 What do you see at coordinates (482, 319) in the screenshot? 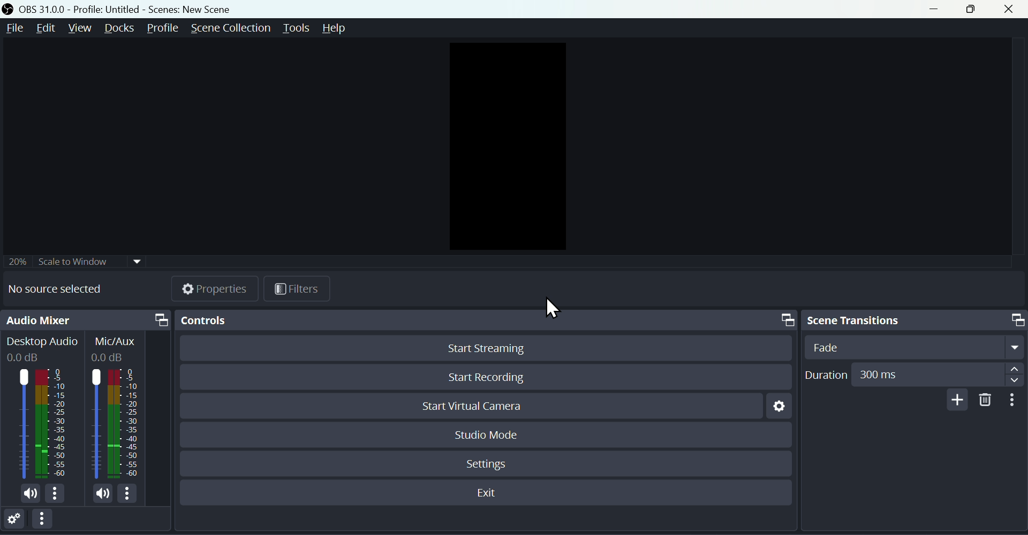
I see `Controls` at bounding box center [482, 319].